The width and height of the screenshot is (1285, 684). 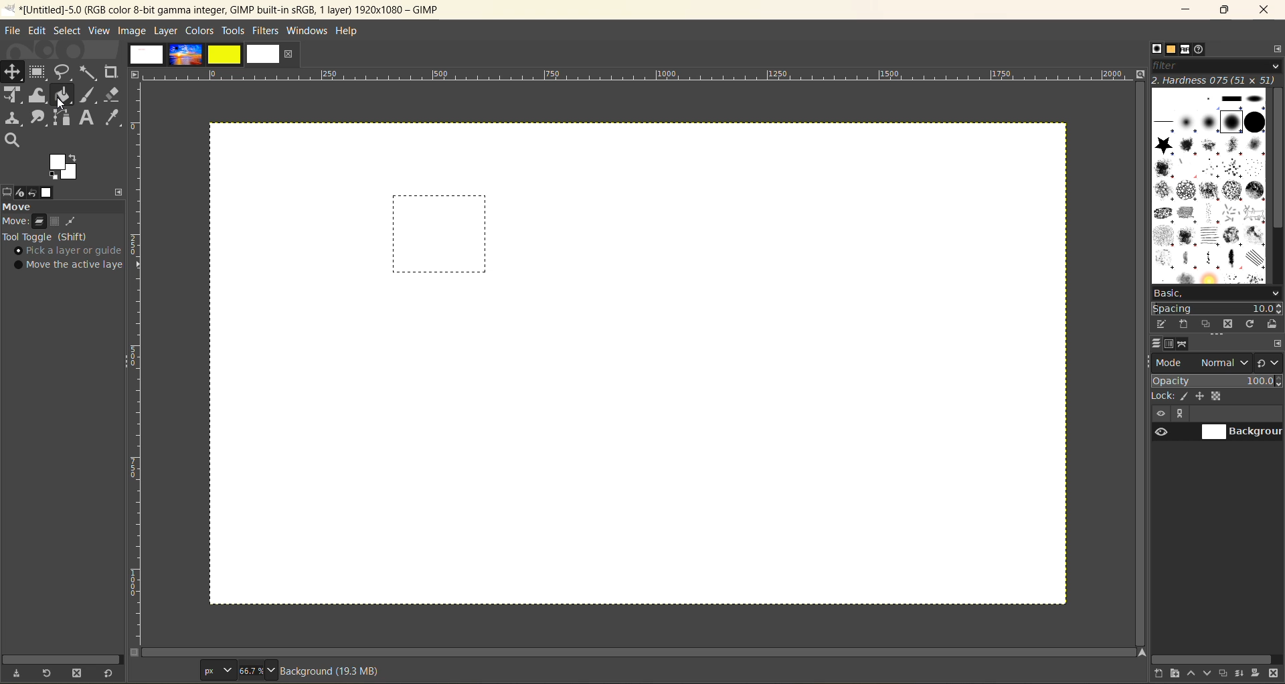 What do you see at coordinates (110, 674) in the screenshot?
I see `reset to default values` at bounding box center [110, 674].